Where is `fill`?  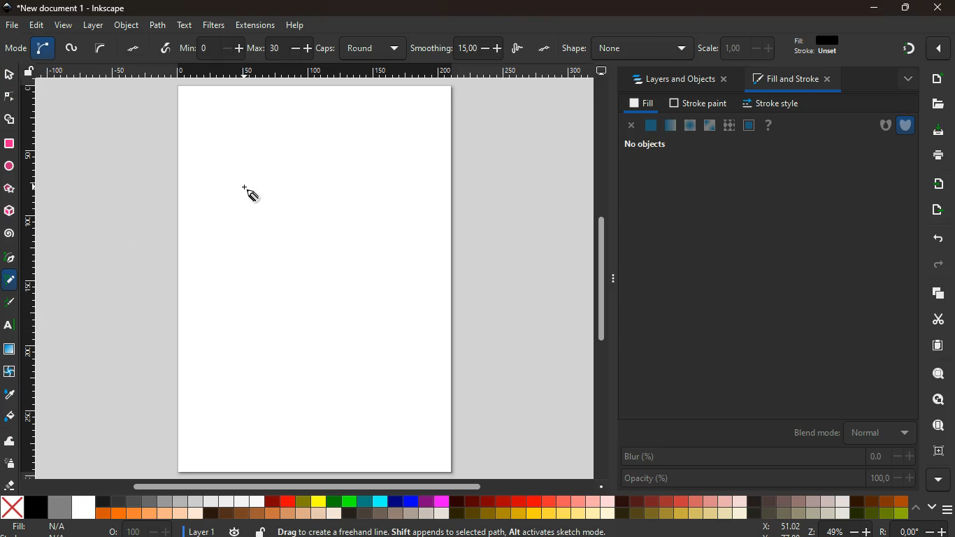 fill is located at coordinates (639, 103).